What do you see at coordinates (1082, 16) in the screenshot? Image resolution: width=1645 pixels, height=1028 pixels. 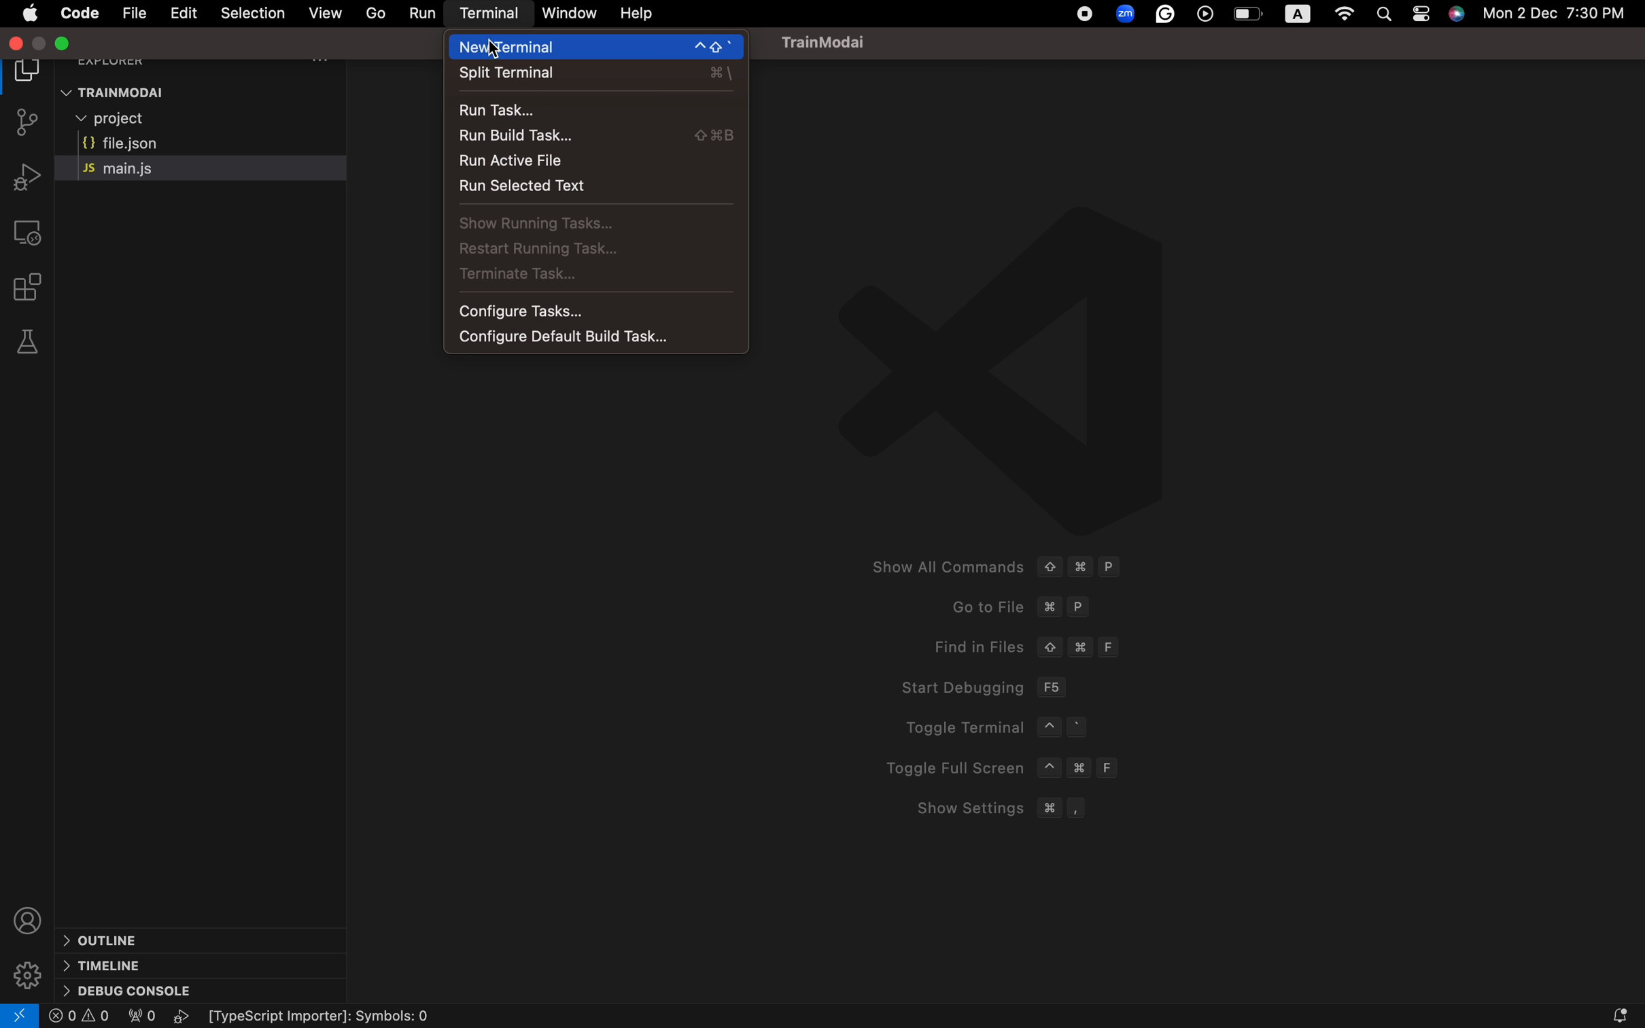 I see `global icons` at bounding box center [1082, 16].